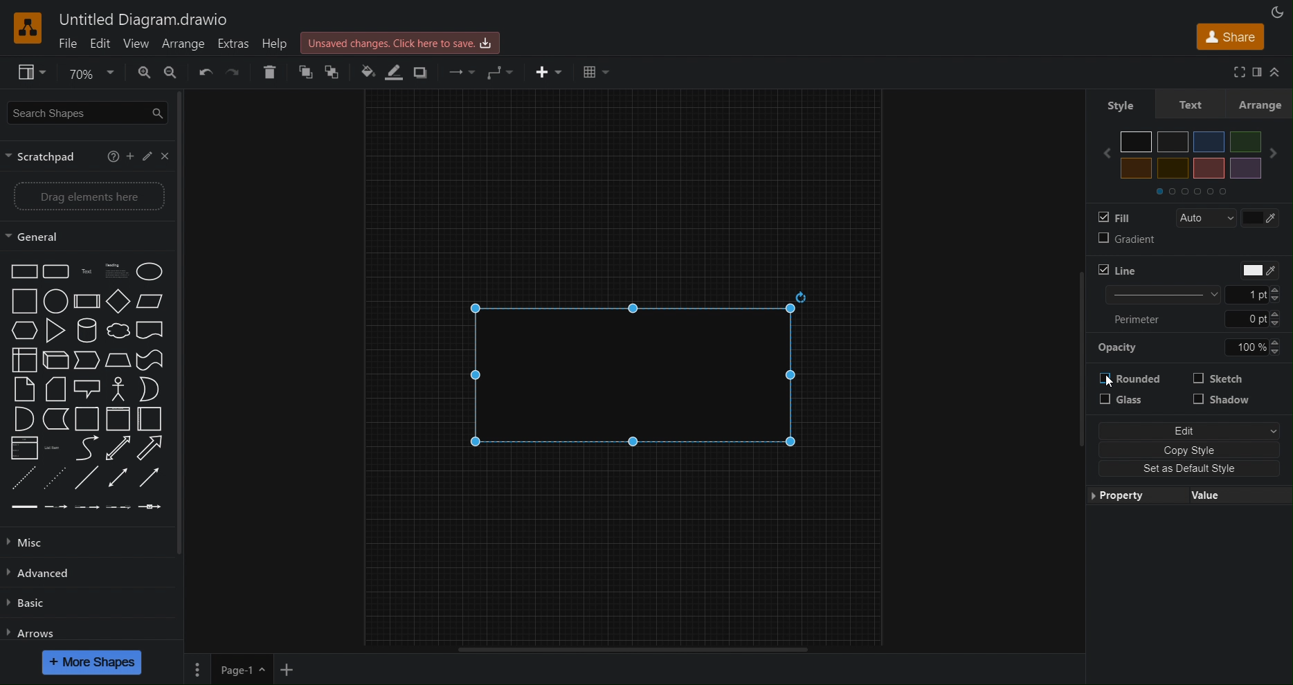 This screenshot has height=685, width=1293. I want to click on View, so click(135, 44).